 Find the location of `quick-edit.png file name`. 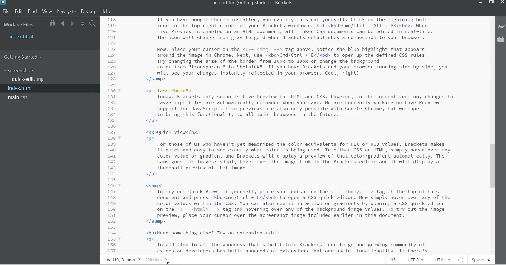

quick-edit.png file name is located at coordinates (30, 80).